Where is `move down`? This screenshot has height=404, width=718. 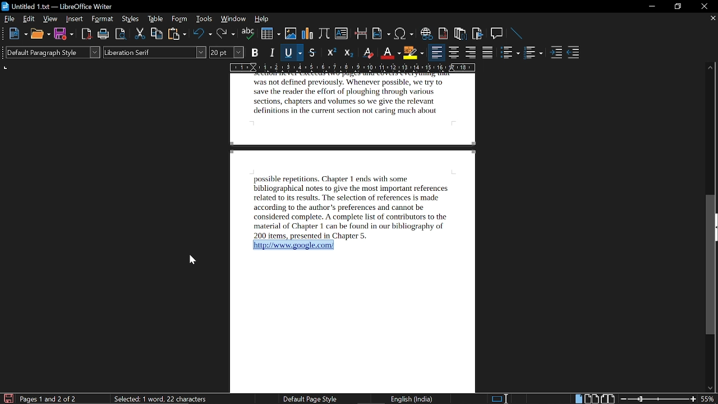 move down is located at coordinates (711, 389).